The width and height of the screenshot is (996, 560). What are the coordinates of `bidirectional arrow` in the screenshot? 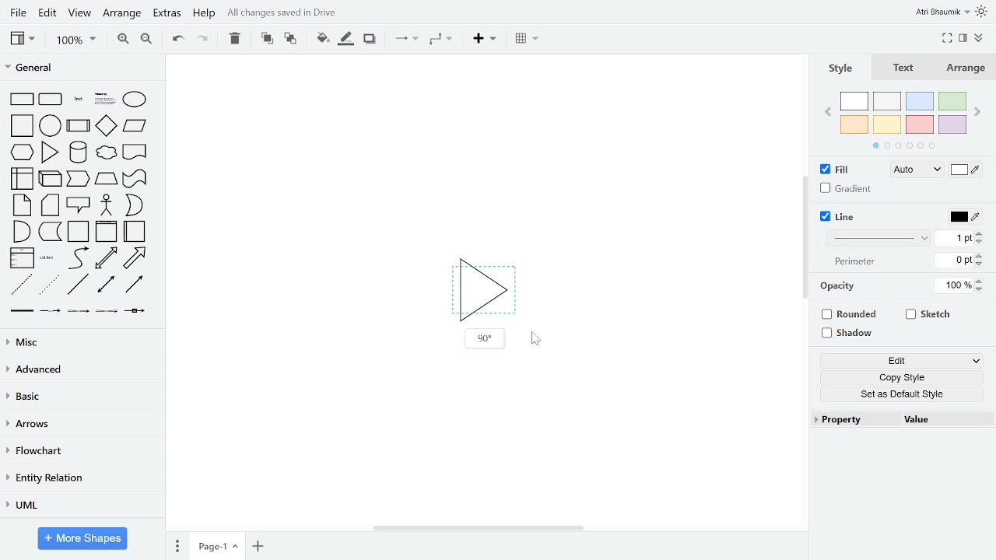 It's located at (106, 258).